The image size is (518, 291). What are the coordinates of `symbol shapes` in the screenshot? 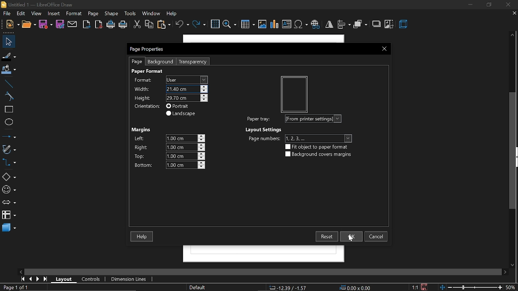 It's located at (9, 191).